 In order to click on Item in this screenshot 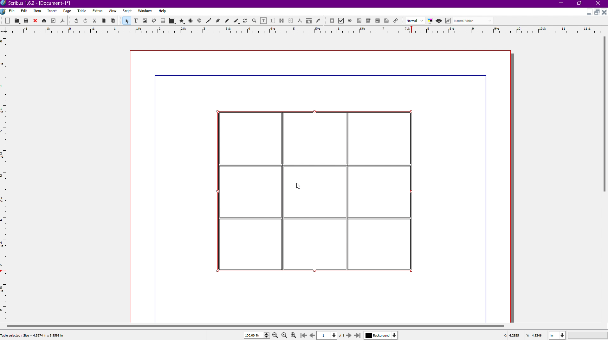, I will do `click(38, 11)`.